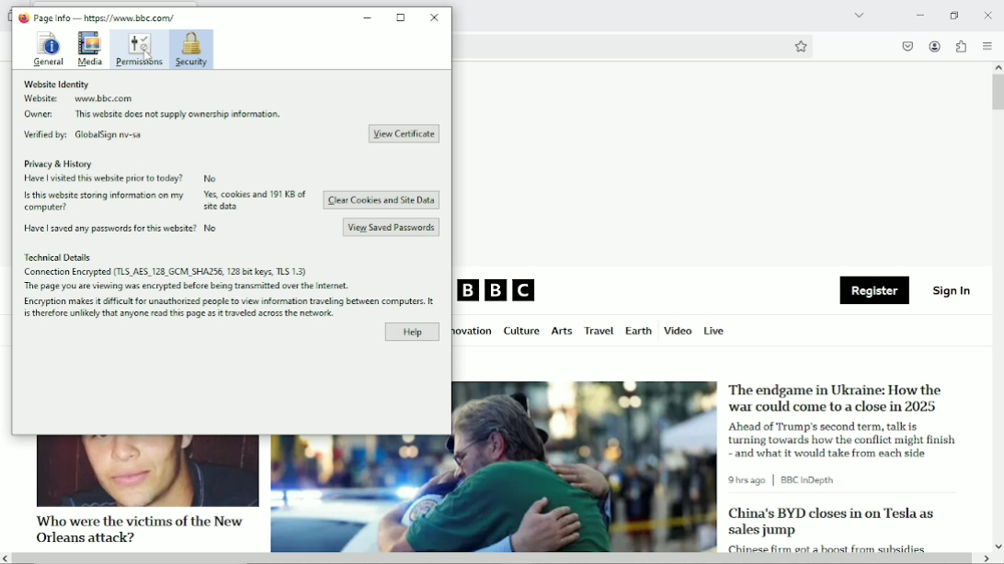  Describe the element at coordinates (193, 285) in the screenshot. I see `The page you are viewing was encrypted before being transmitted over the internet.` at that location.